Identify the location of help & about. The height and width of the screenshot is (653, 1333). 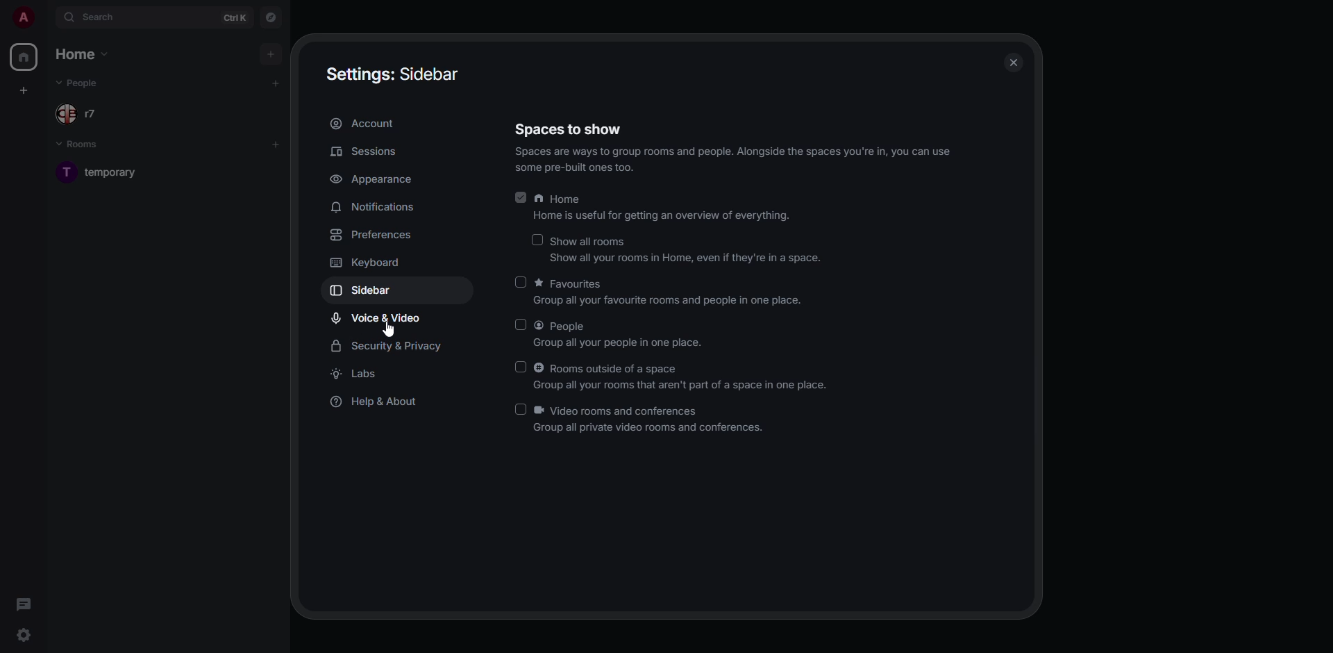
(380, 404).